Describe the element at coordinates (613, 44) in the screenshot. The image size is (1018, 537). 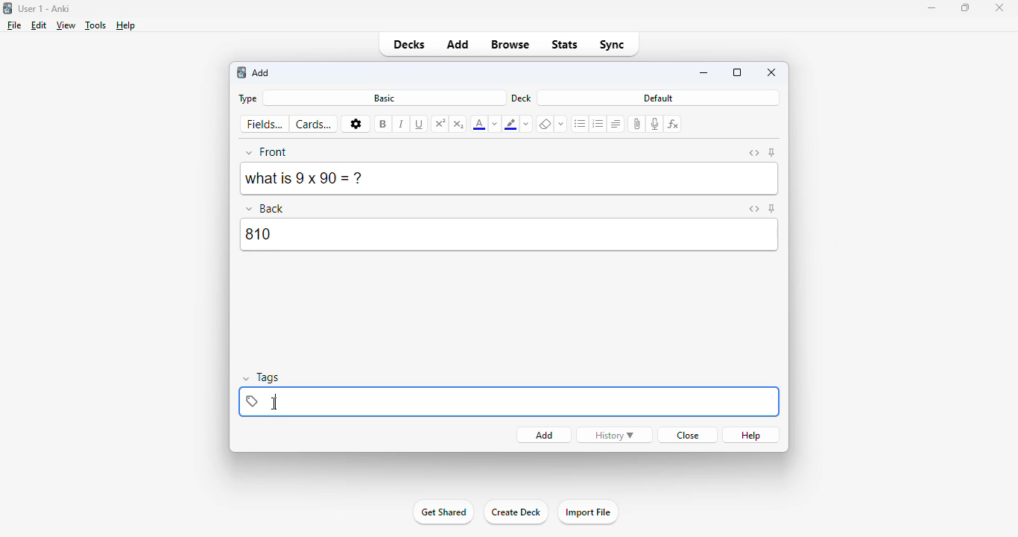
I see `sync` at that location.